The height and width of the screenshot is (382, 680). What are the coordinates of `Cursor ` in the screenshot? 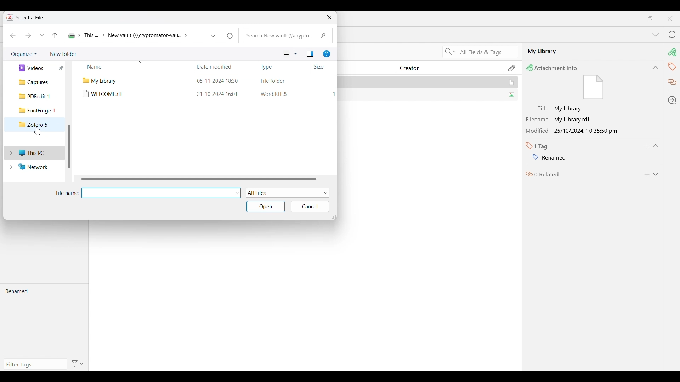 It's located at (37, 132).